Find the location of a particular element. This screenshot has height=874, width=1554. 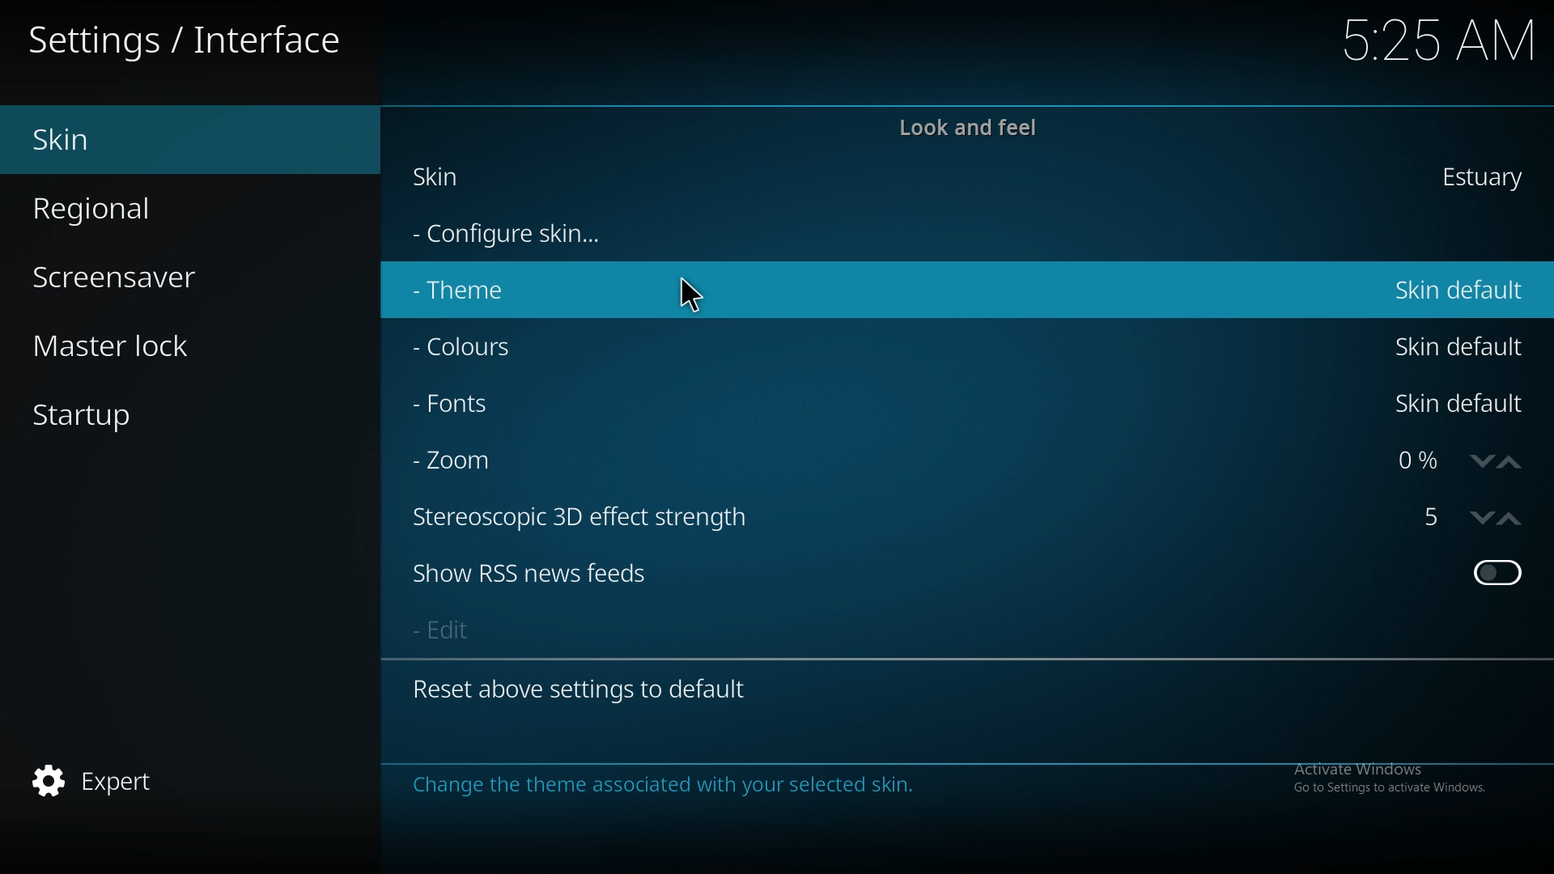

reset is located at coordinates (585, 687).